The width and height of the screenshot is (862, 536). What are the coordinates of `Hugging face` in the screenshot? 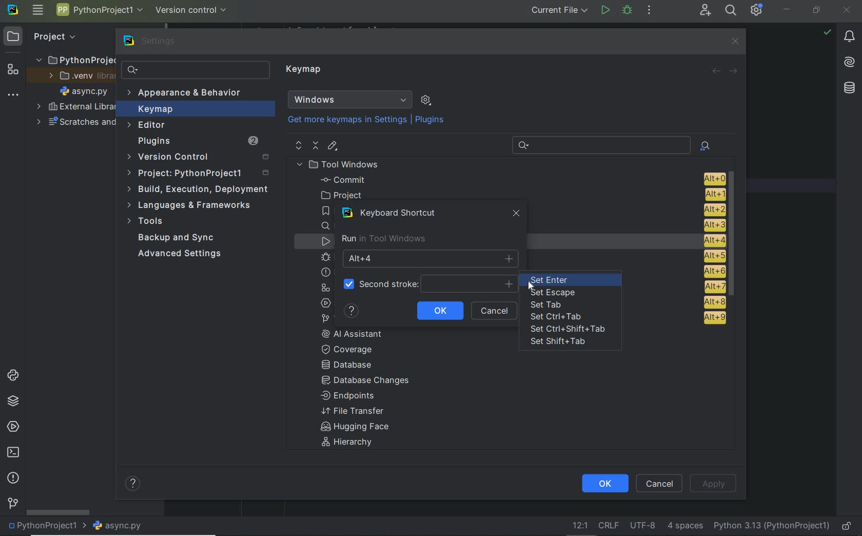 It's located at (351, 428).